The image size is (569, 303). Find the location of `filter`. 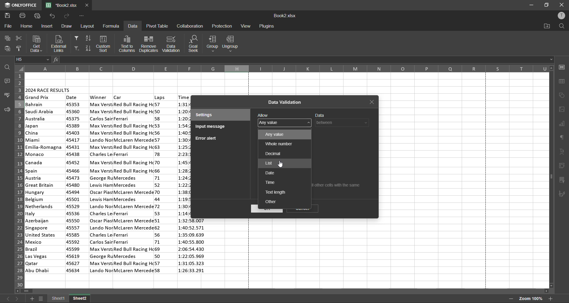

filter is located at coordinates (76, 37).